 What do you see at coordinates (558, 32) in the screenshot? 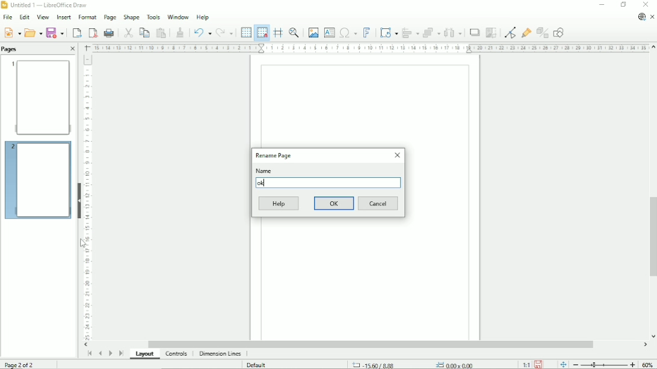
I see `Show draw functions` at bounding box center [558, 32].